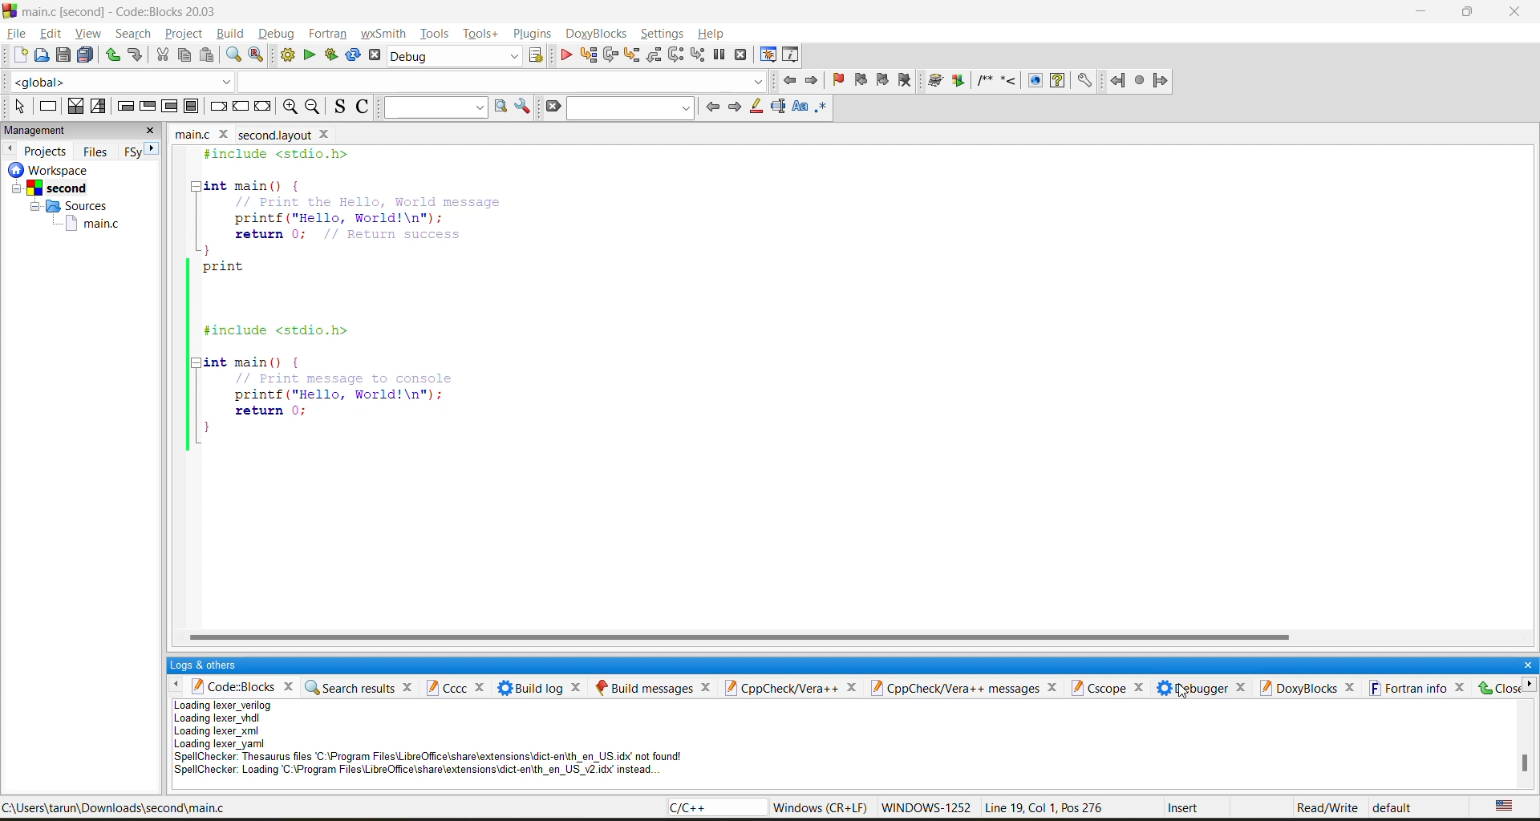 The height and width of the screenshot is (821, 1540). I want to click on workspace, so click(77, 204).